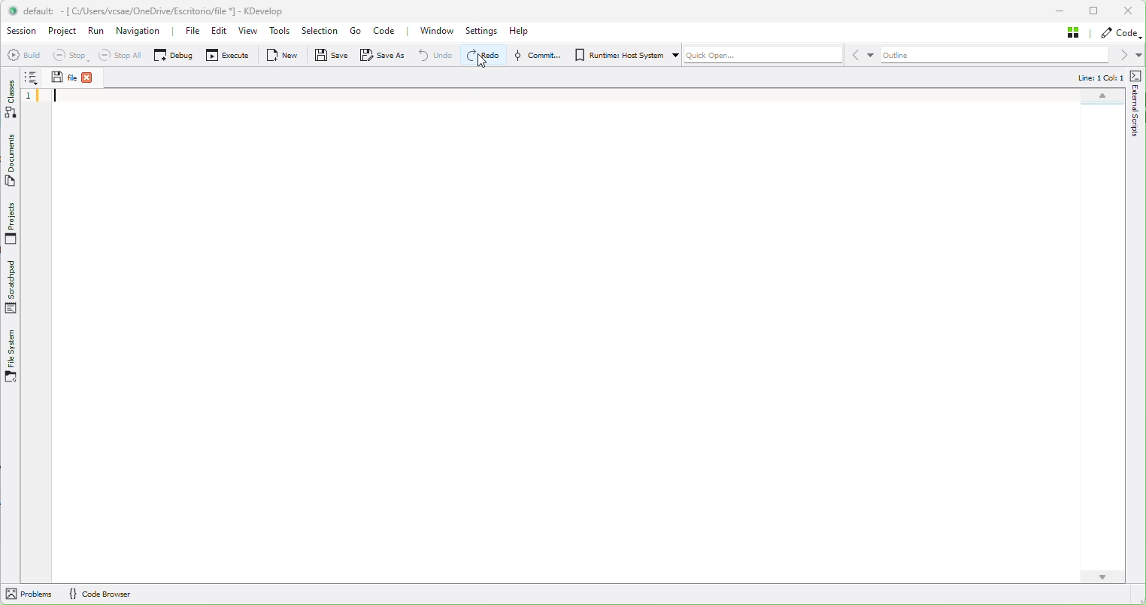 This screenshot has width=1146, height=605. What do you see at coordinates (322, 32) in the screenshot?
I see `Selection` at bounding box center [322, 32].